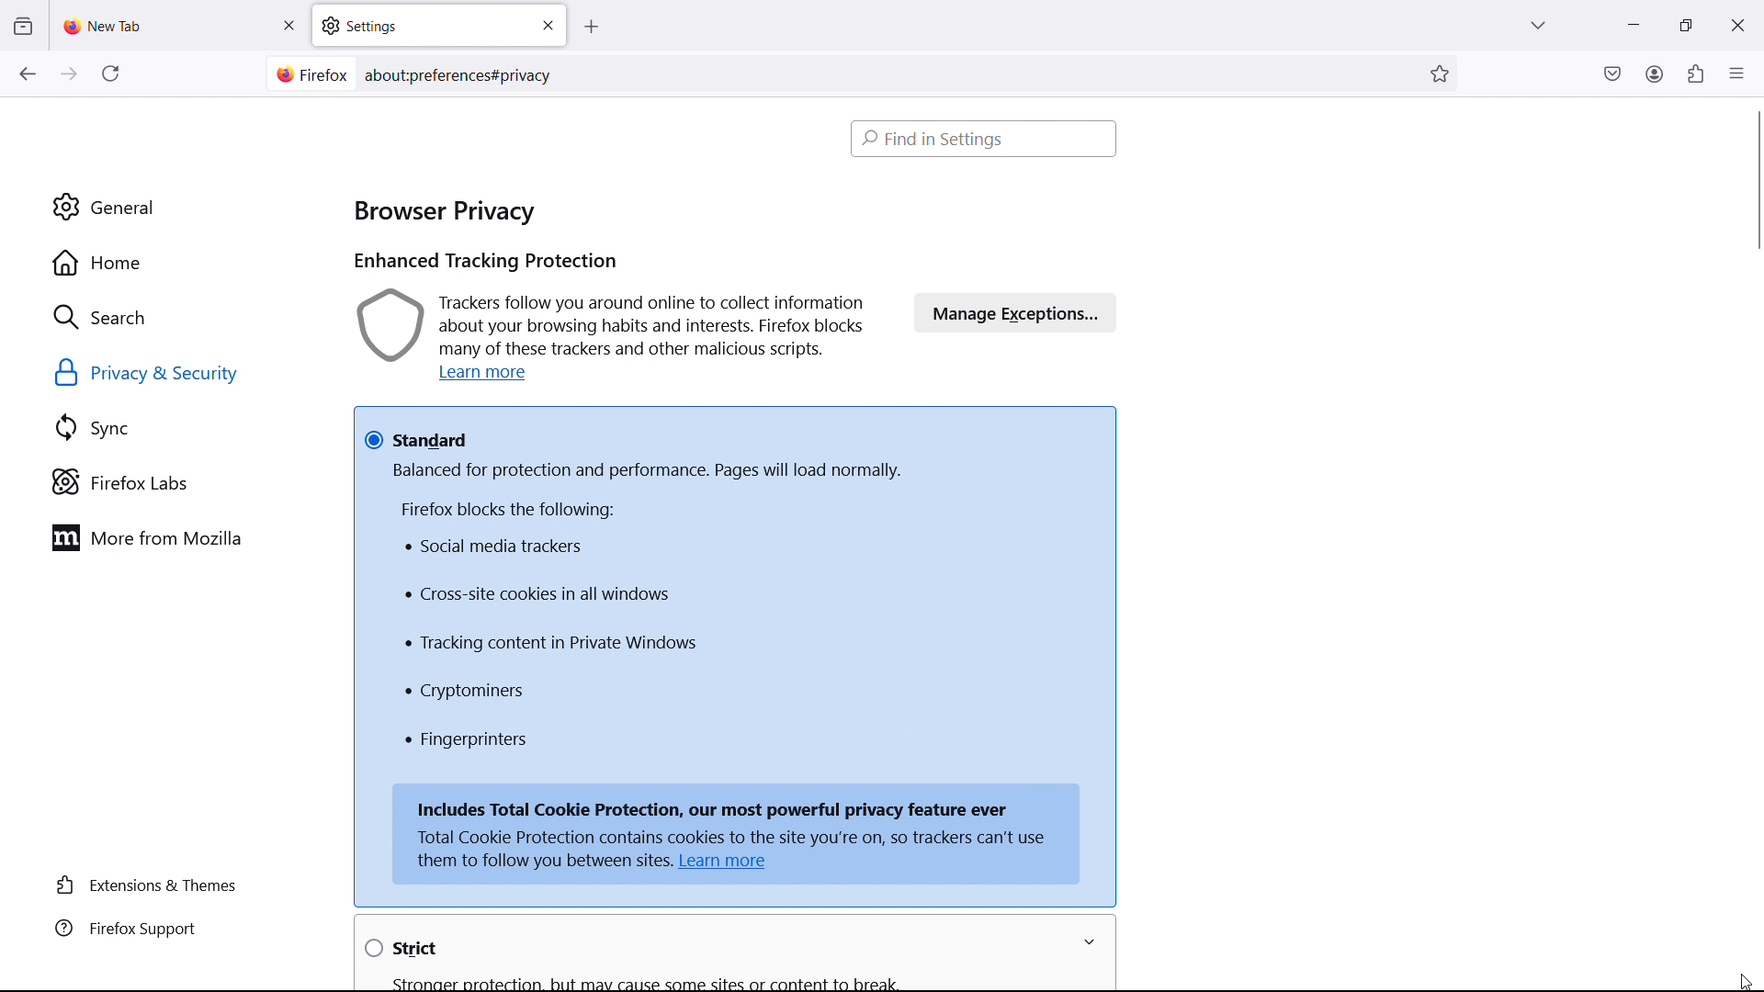 Image resolution: width=1764 pixels, height=992 pixels. Describe the element at coordinates (609, 28) in the screenshot. I see `open new tab` at that location.